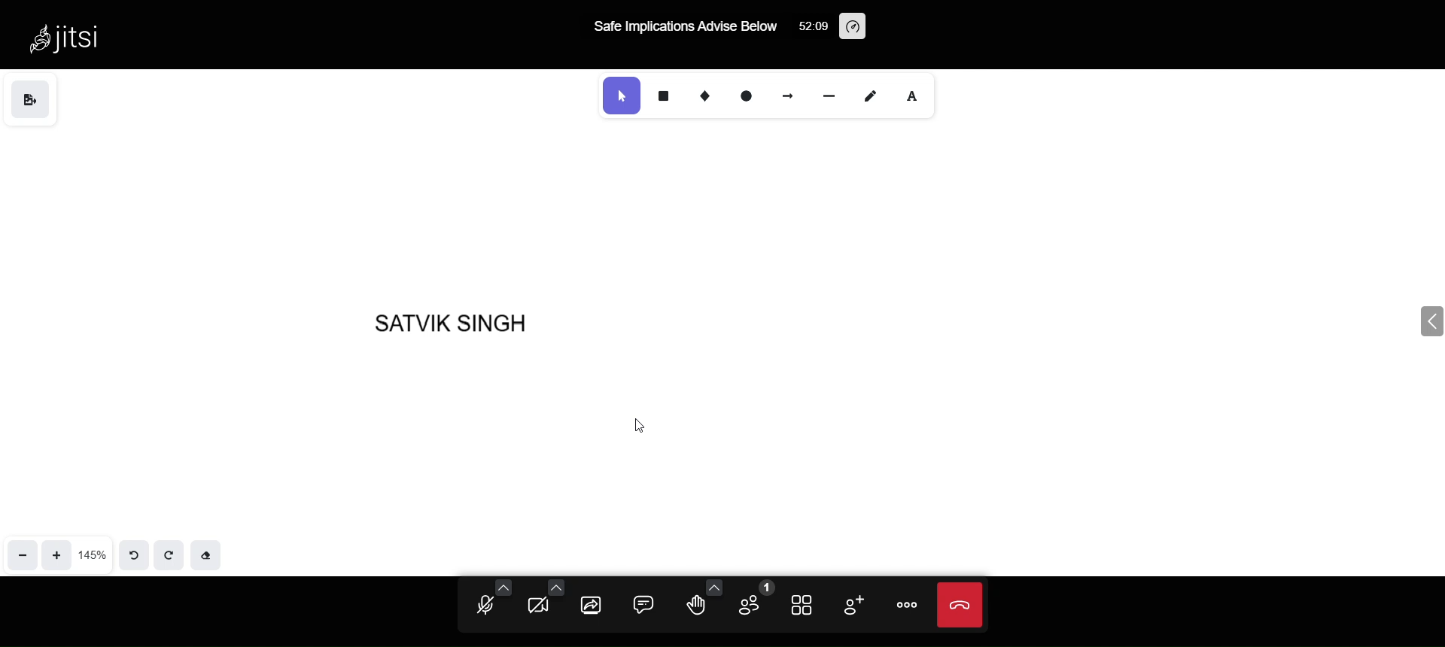 Image resolution: width=1445 pixels, height=647 pixels. Describe the element at coordinates (811, 29) in the screenshot. I see `52:09` at that location.